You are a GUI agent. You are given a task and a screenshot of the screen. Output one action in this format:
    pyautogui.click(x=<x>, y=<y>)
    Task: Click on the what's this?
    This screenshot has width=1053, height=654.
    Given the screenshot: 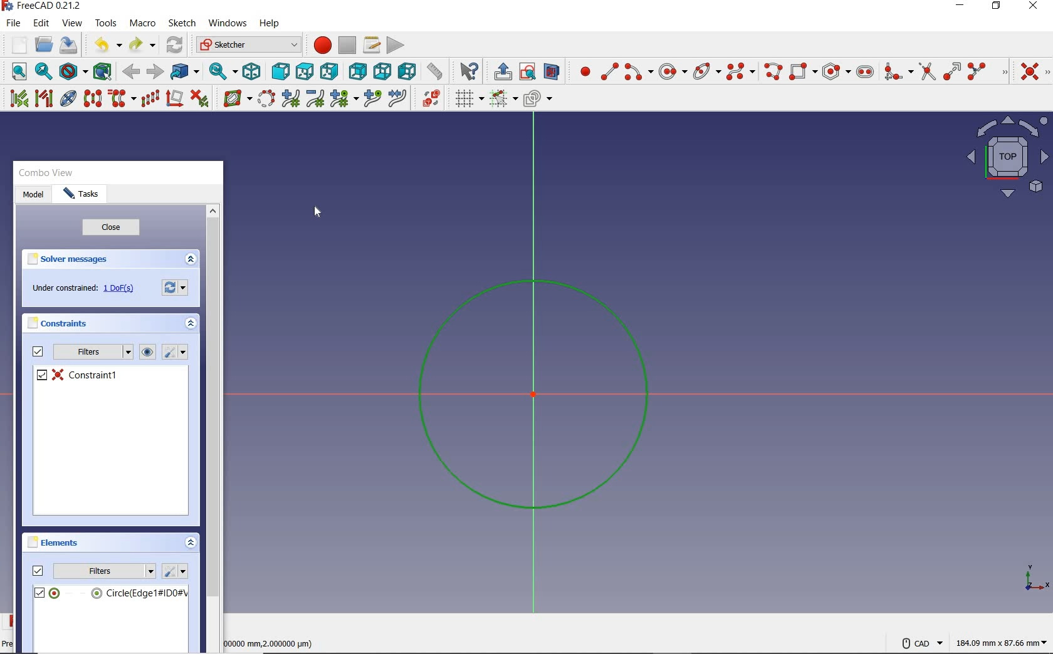 What is the action you would take?
    pyautogui.click(x=468, y=71)
    